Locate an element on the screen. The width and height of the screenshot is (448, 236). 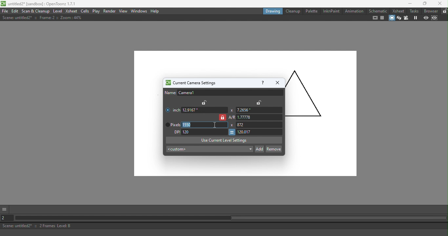
Shematic is located at coordinates (377, 10).